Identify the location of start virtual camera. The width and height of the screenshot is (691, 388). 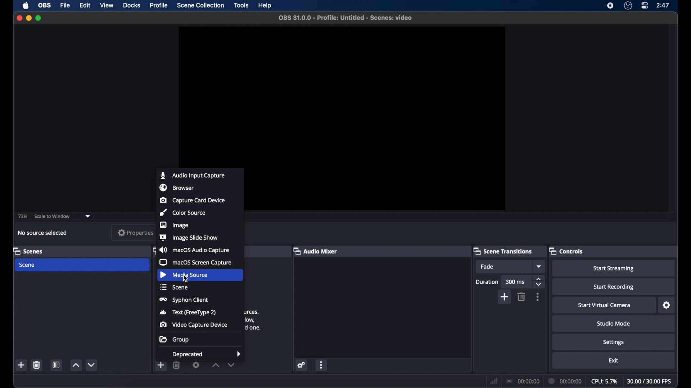
(605, 305).